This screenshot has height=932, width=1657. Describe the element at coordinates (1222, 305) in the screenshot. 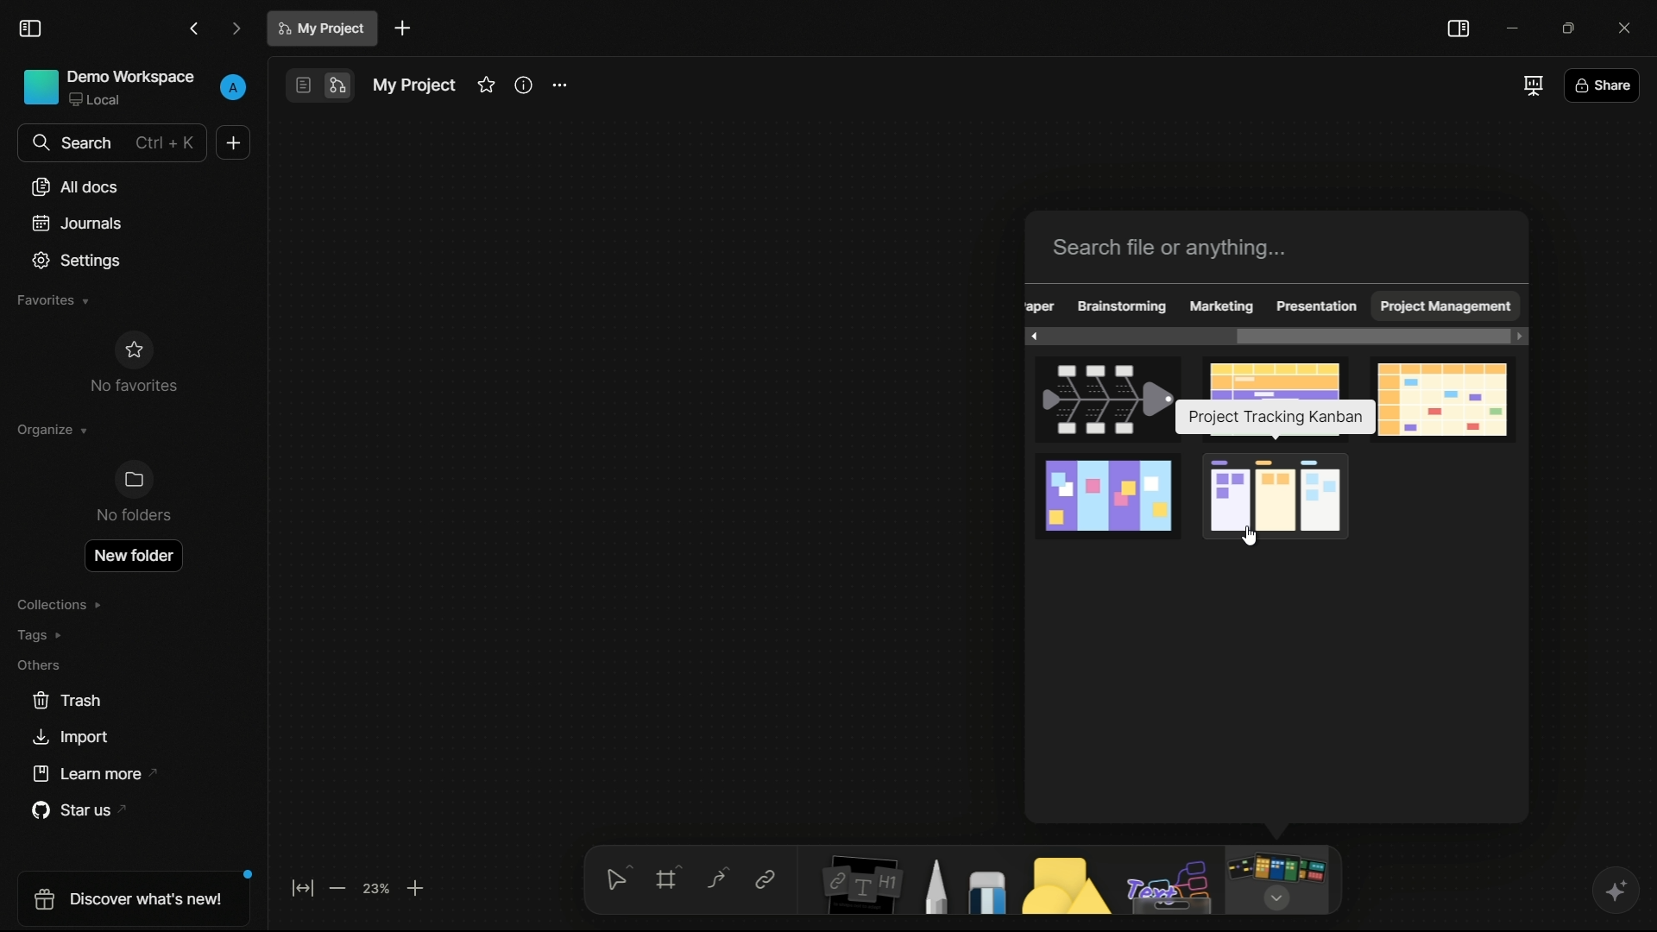

I see `marketing` at that location.